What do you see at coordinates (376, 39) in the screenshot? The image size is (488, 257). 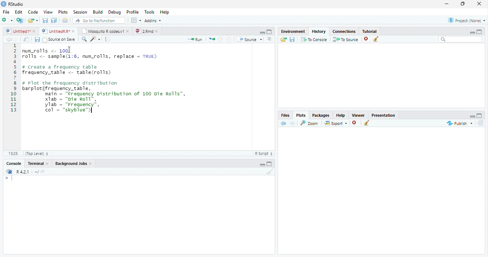 I see `Clear` at bounding box center [376, 39].